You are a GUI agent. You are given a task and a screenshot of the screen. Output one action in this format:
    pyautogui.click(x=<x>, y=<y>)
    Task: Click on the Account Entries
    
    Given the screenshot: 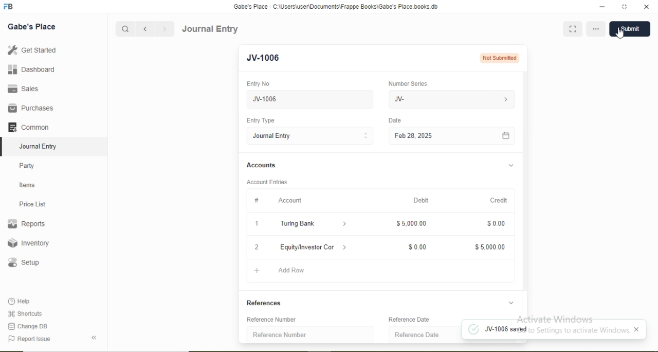 What is the action you would take?
    pyautogui.click(x=266, y=182)
    